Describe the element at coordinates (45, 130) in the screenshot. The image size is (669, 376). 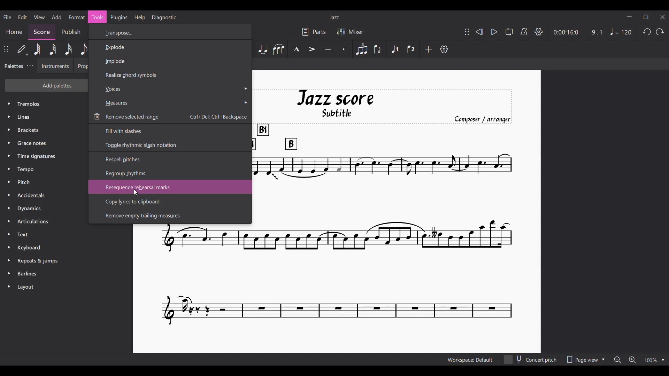
I see `Brackets` at that location.